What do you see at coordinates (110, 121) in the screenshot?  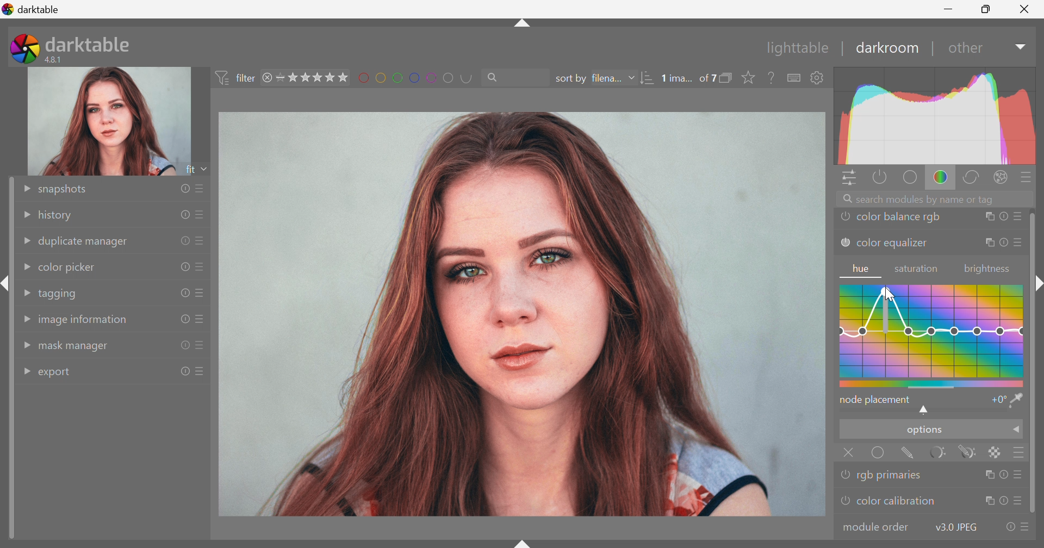 I see `image` at bounding box center [110, 121].